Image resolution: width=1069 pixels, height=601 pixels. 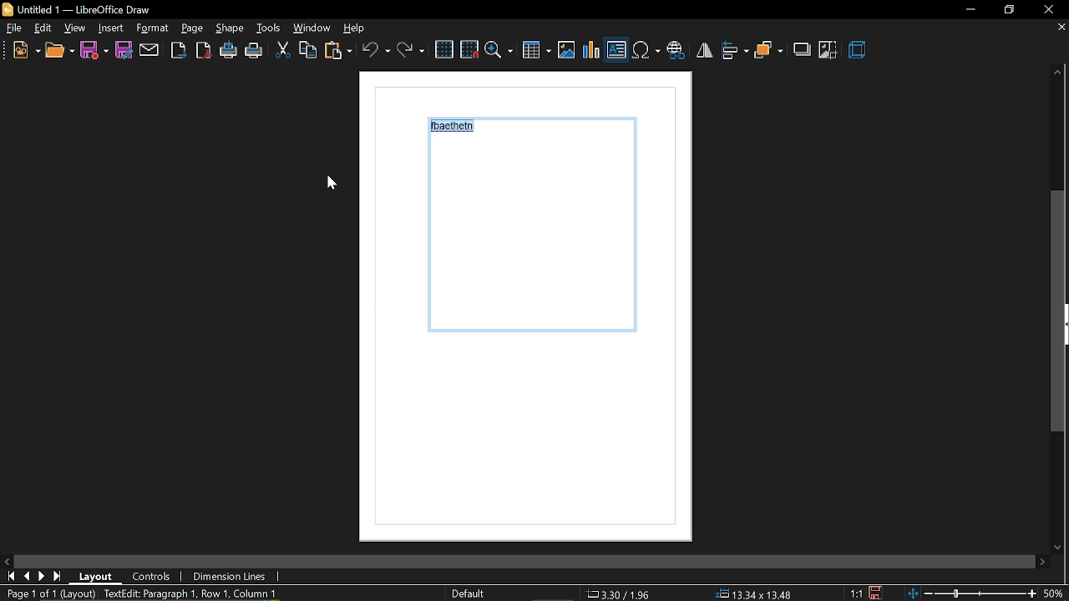 What do you see at coordinates (269, 28) in the screenshot?
I see `tools` at bounding box center [269, 28].